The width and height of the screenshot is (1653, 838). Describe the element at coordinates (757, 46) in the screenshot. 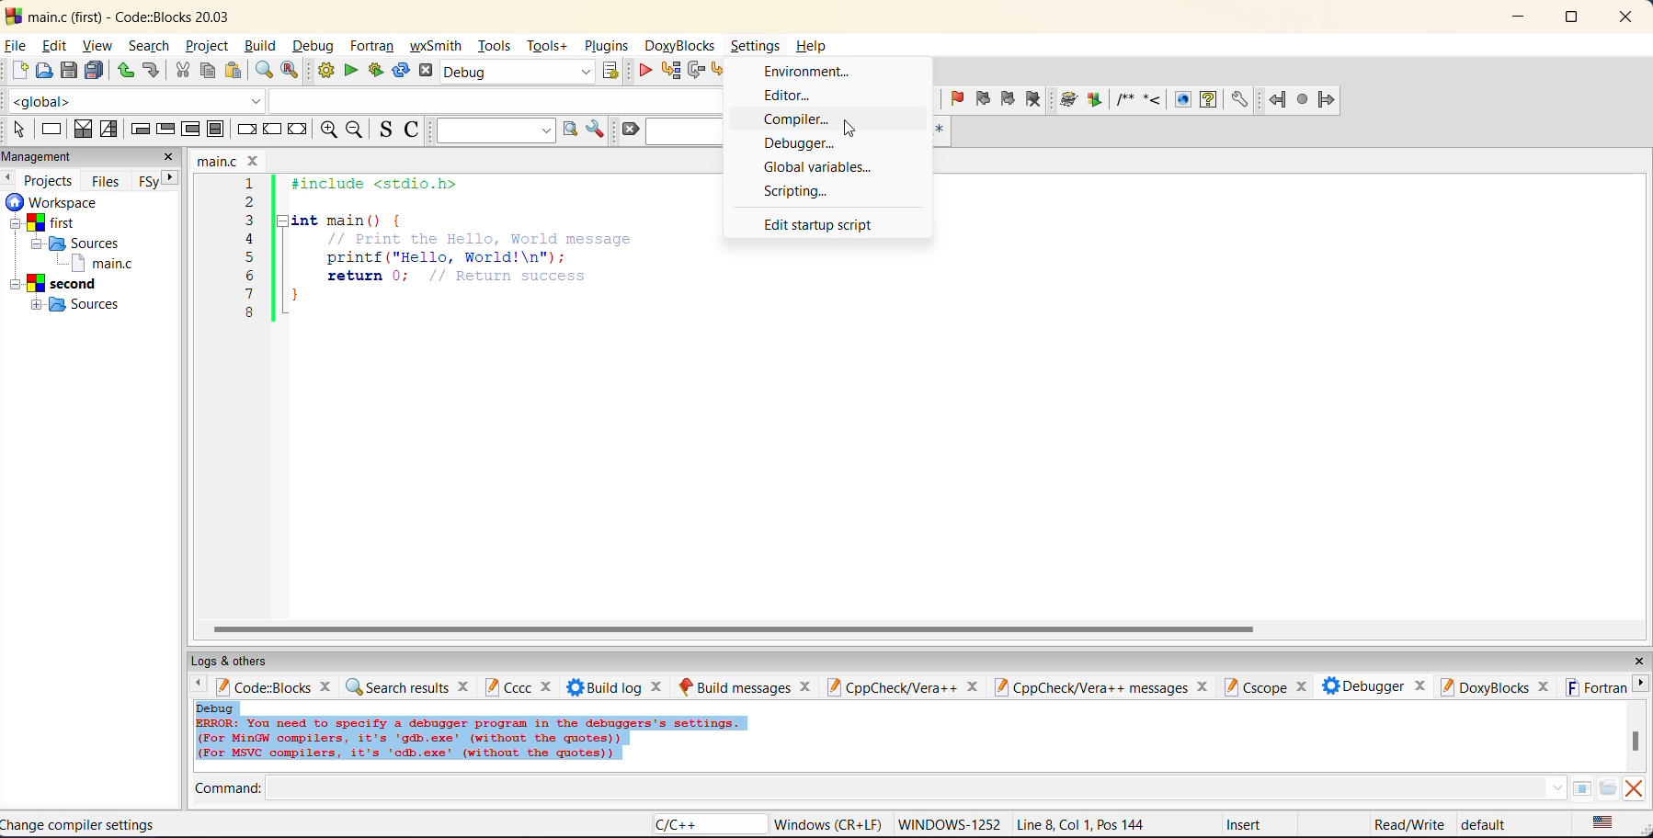

I see `Settings` at that location.